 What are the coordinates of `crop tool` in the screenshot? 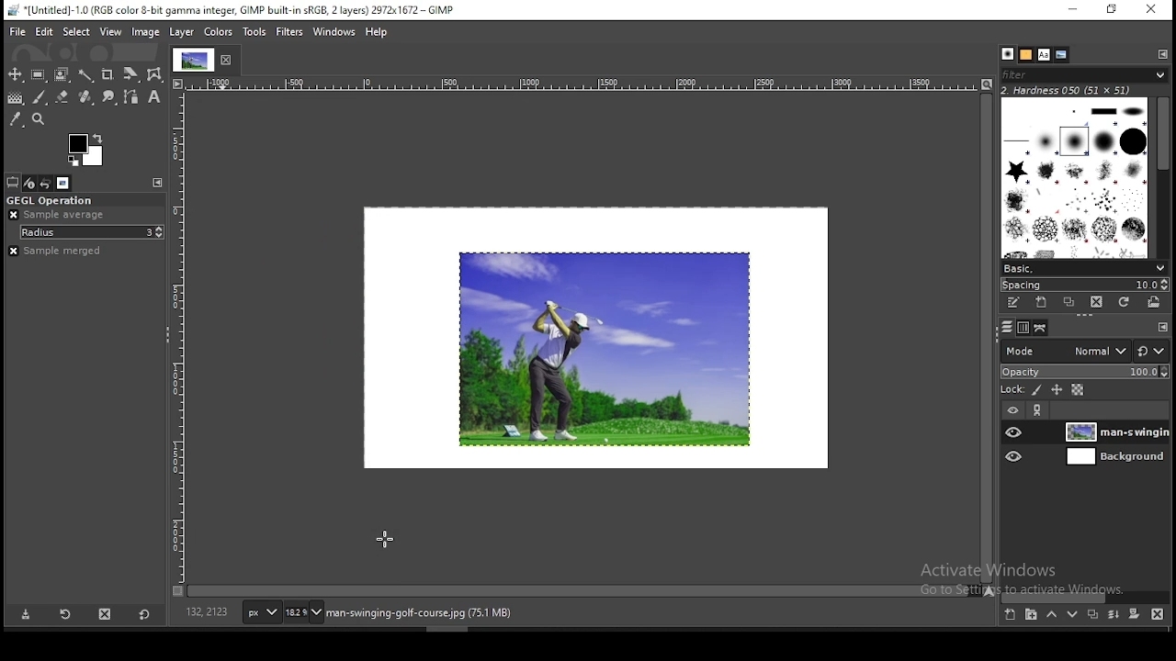 It's located at (108, 75).